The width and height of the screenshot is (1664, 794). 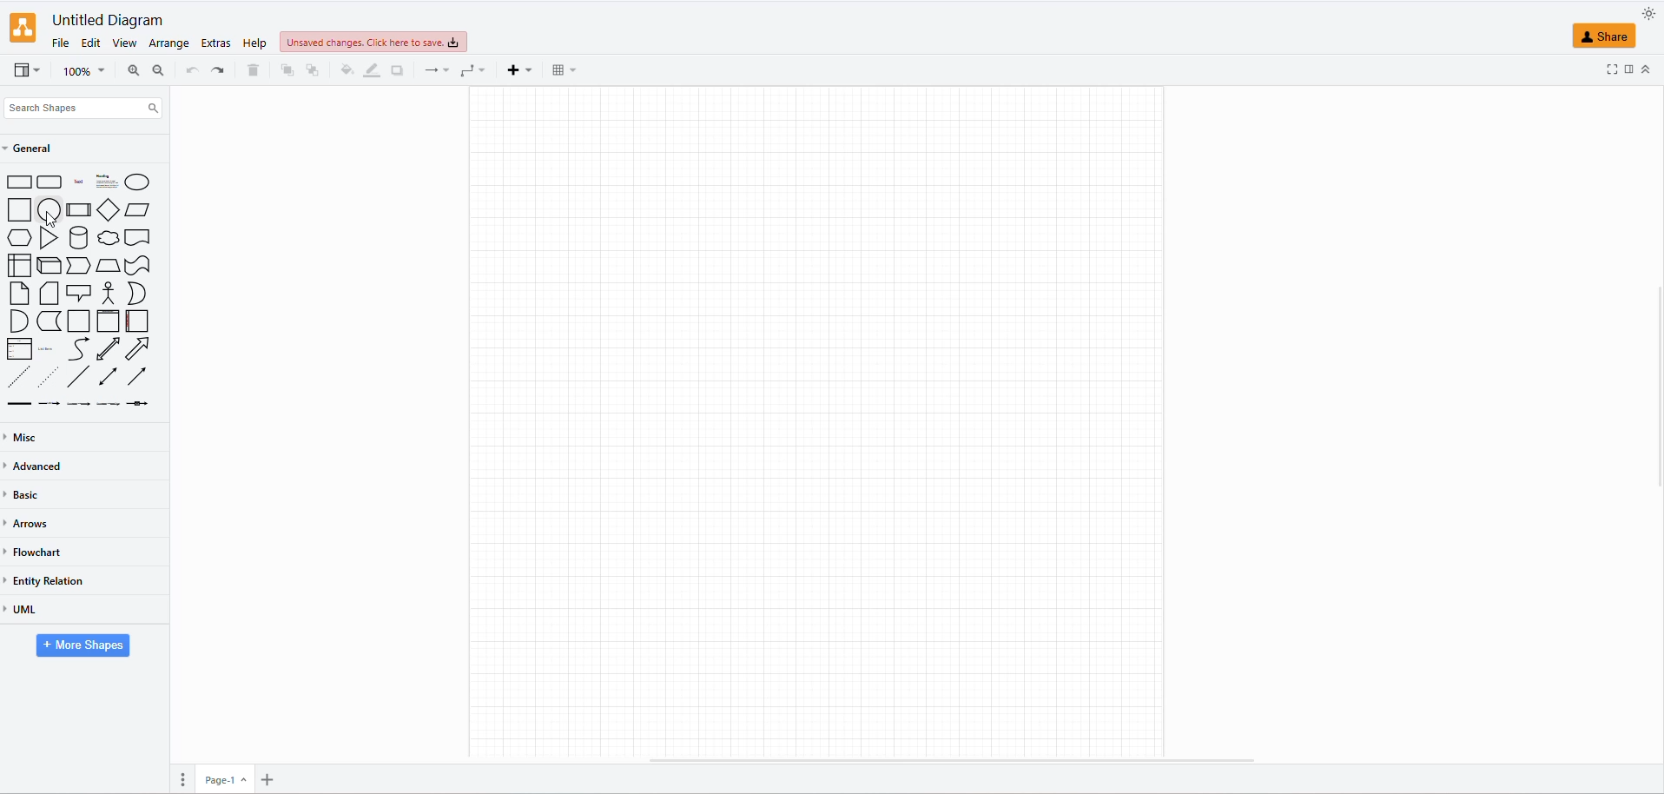 What do you see at coordinates (83, 72) in the screenshot?
I see `ZOOM` at bounding box center [83, 72].